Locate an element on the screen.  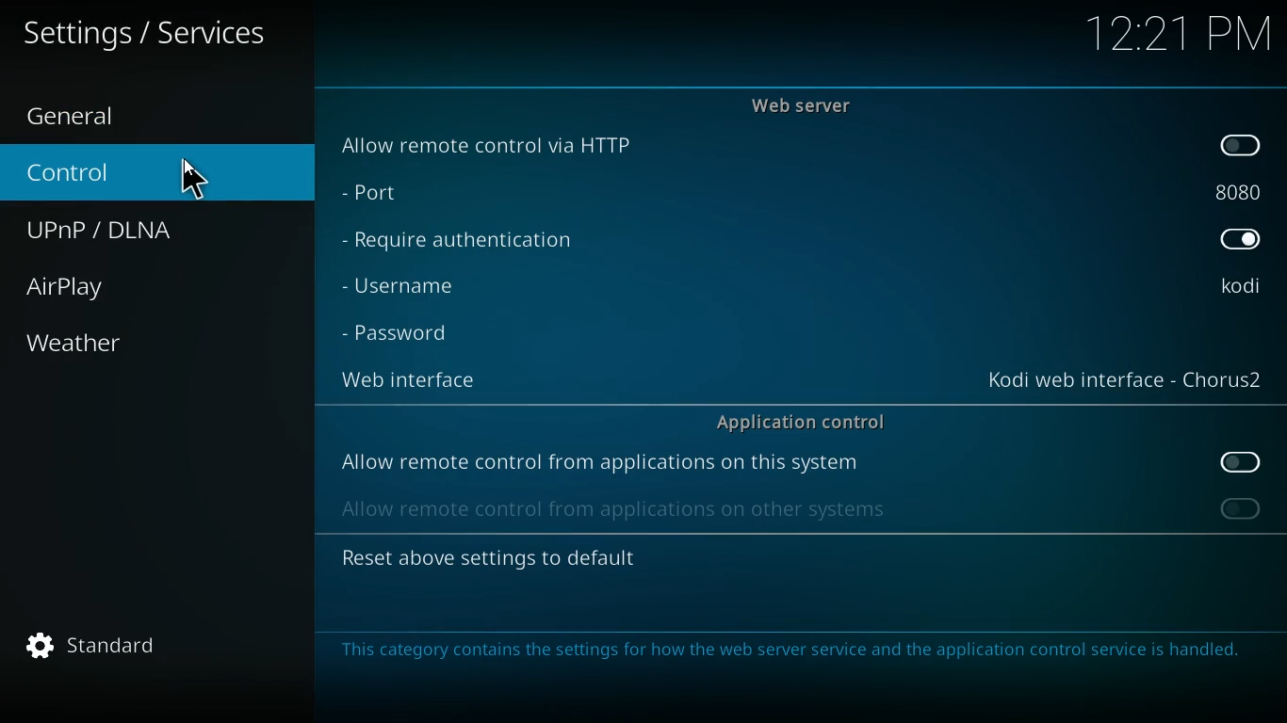
cursor is located at coordinates (190, 179).